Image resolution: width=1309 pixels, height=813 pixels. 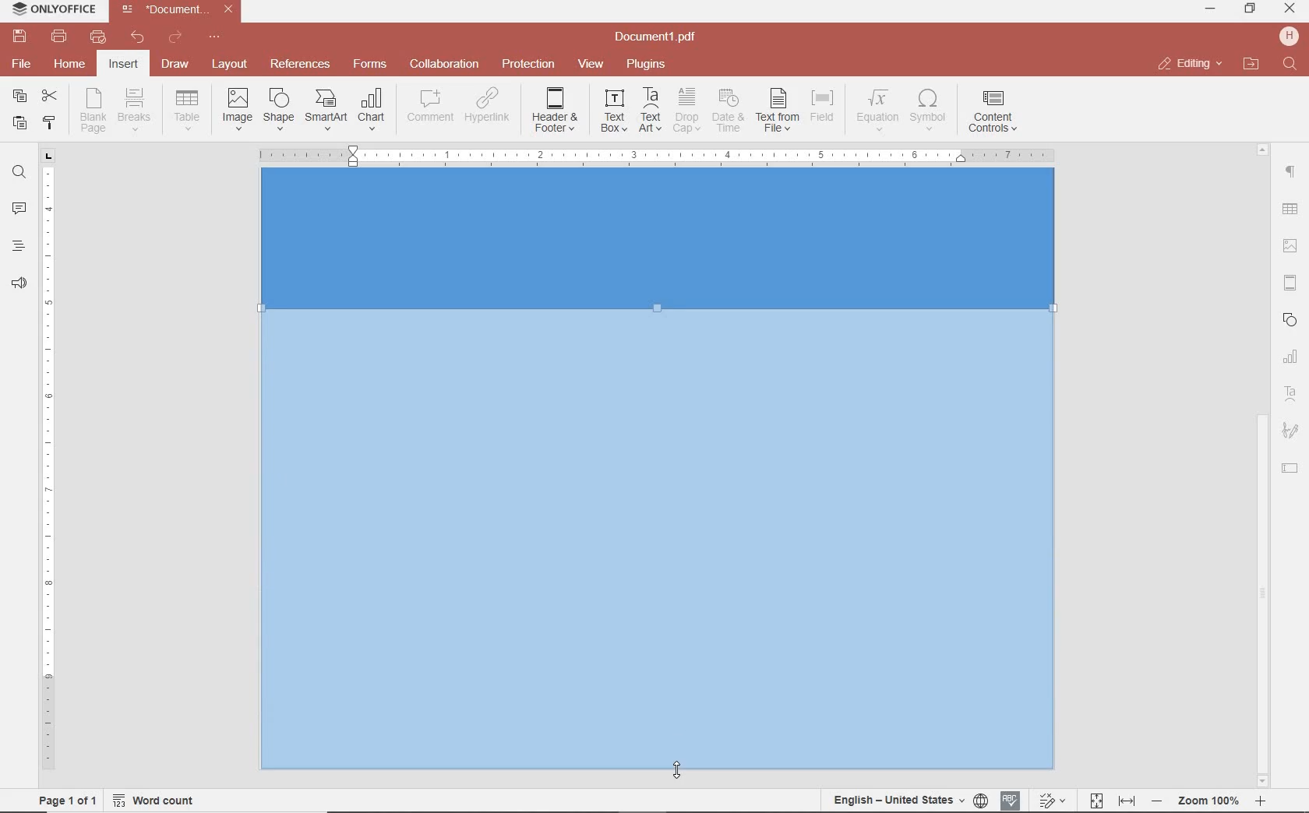 What do you see at coordinates (192, 108) in the screenshot?
I see `insert drop down` at bounding box center [192, 108].